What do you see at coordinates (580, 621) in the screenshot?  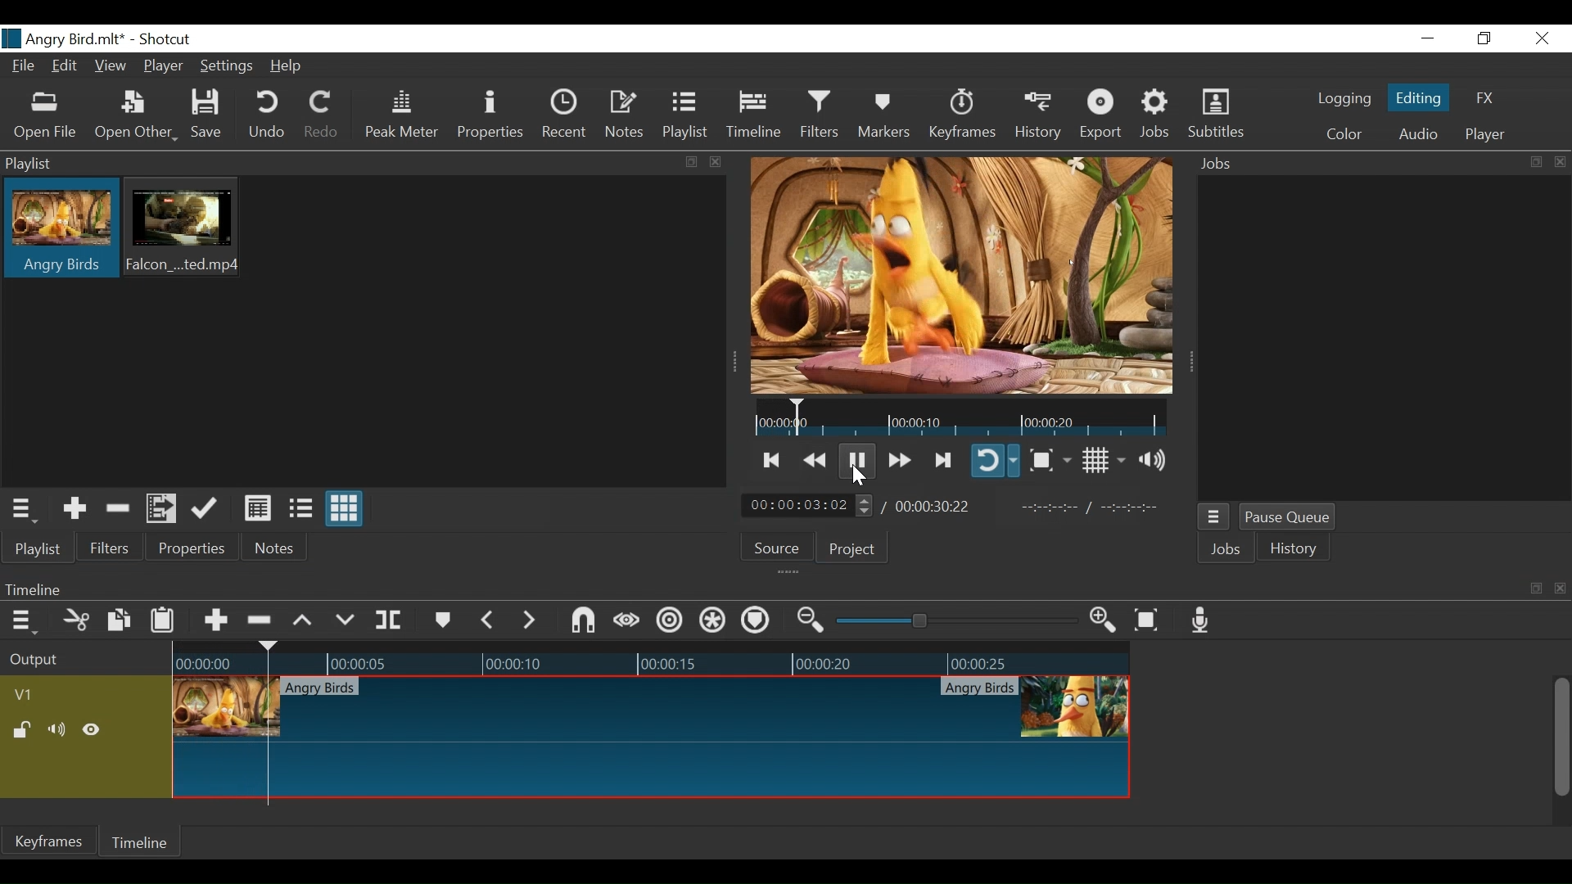 I see `Snap` at bounding box center [580, 621].